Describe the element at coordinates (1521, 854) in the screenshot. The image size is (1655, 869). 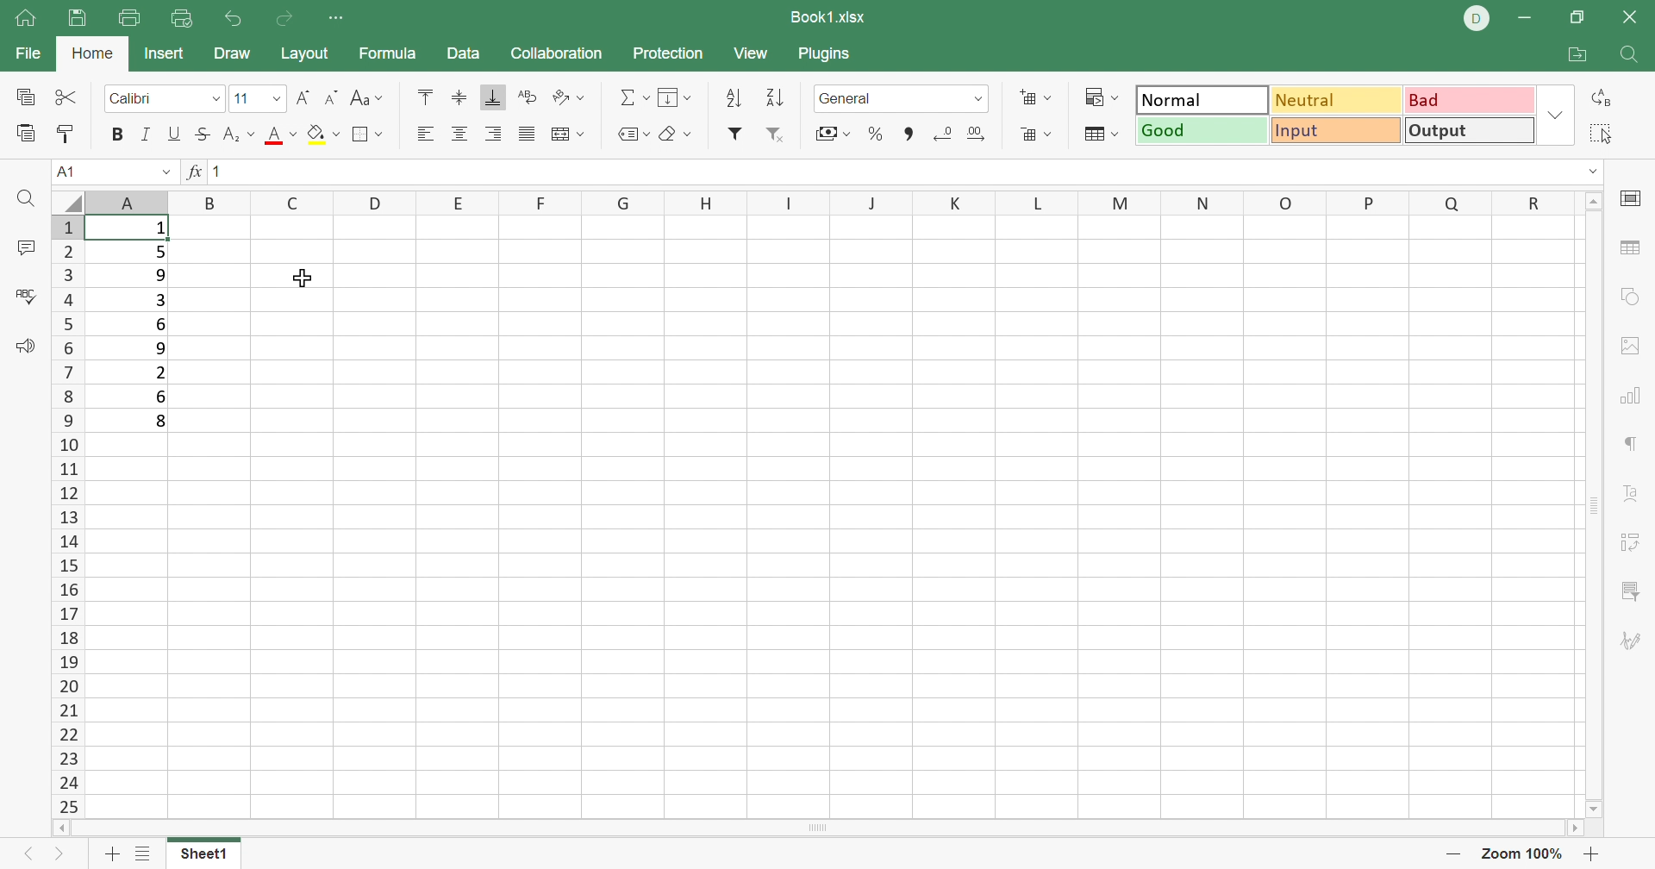
I see `Zoom 100%` at that location.